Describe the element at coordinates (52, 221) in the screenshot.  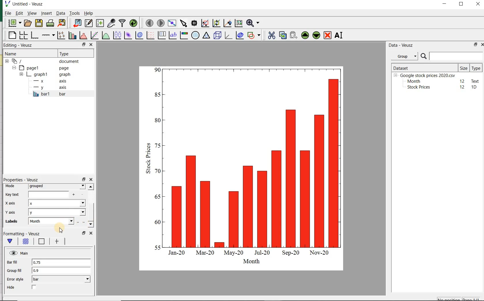
I see `input field` at that location.